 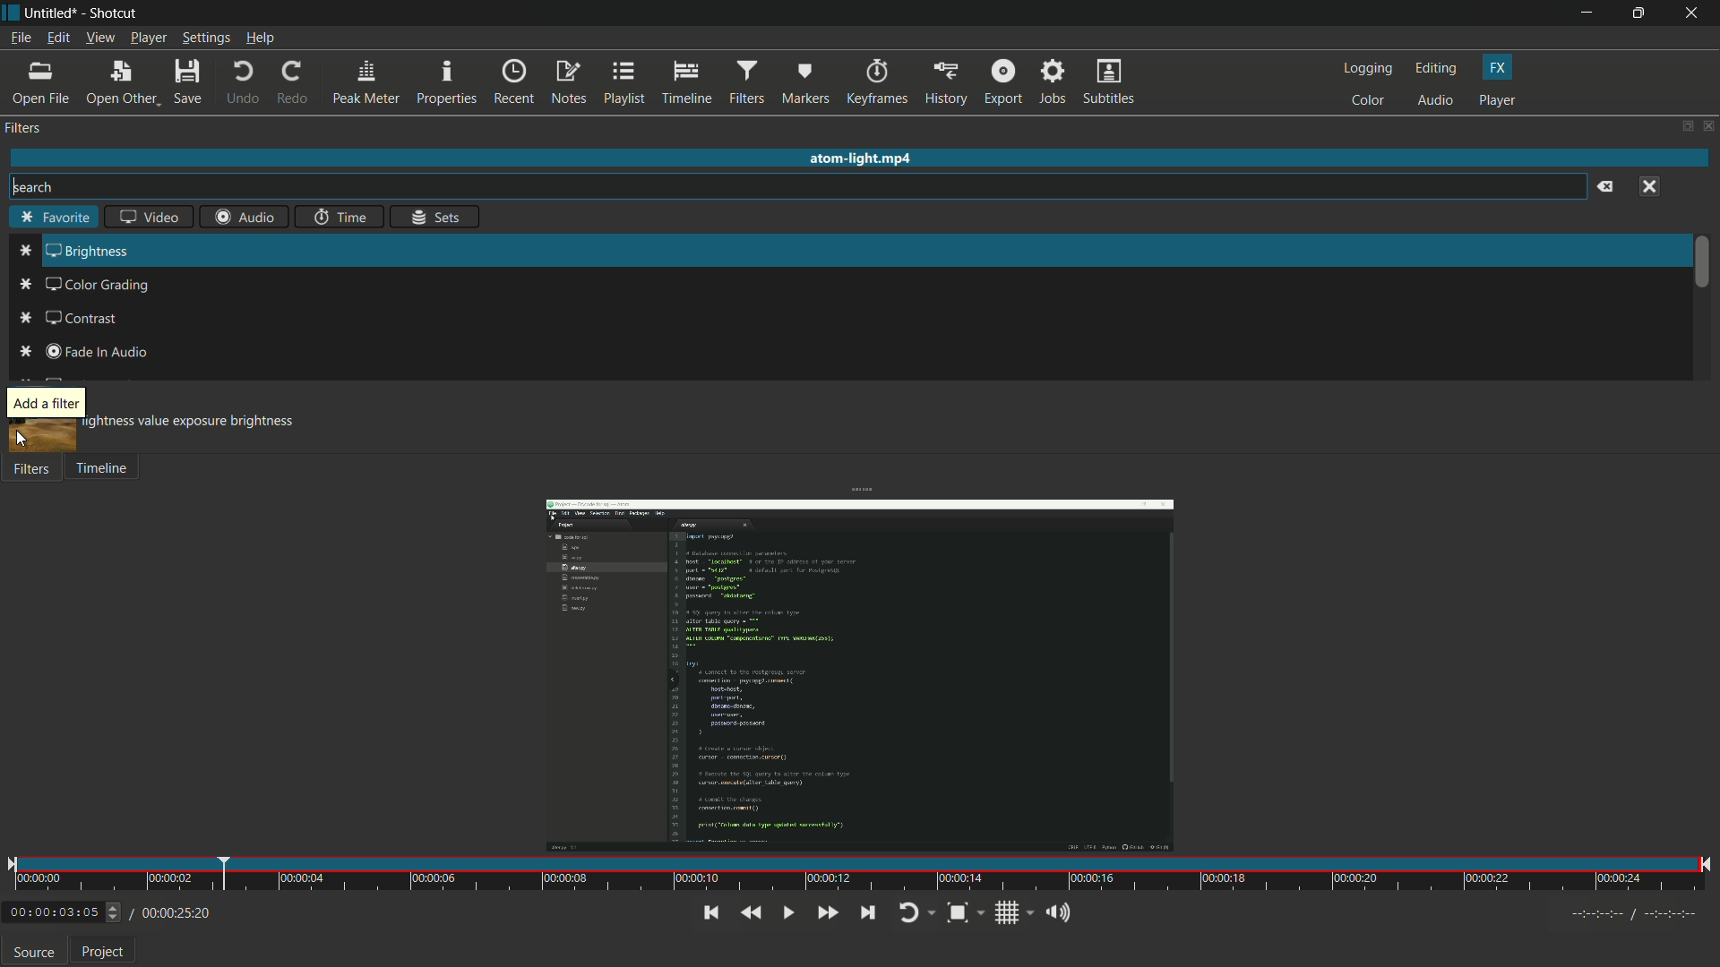 What do you see at coordinates (101, 470) in the screenshot?
I see `timeline` at bounding box center [101, 470].